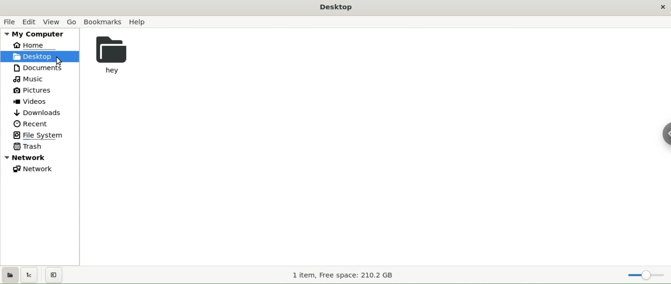 Image resolution: width=671 pixels, height=284 pixels. What do you see at coordinates (30, 275) in the screenshot?
I see `show treeview` at bounding box center [30, 275].